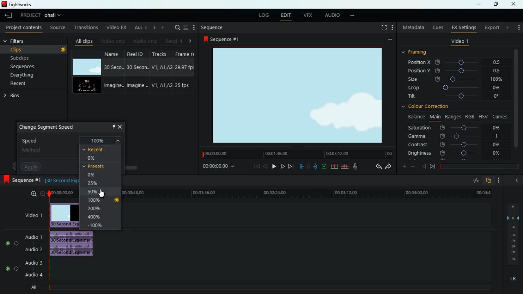 The height and width of the screenshot is (294, 523). What do you see at coordinates (168, 40) in the screenshot?
I see `rend` at bounding box center [168, 40].